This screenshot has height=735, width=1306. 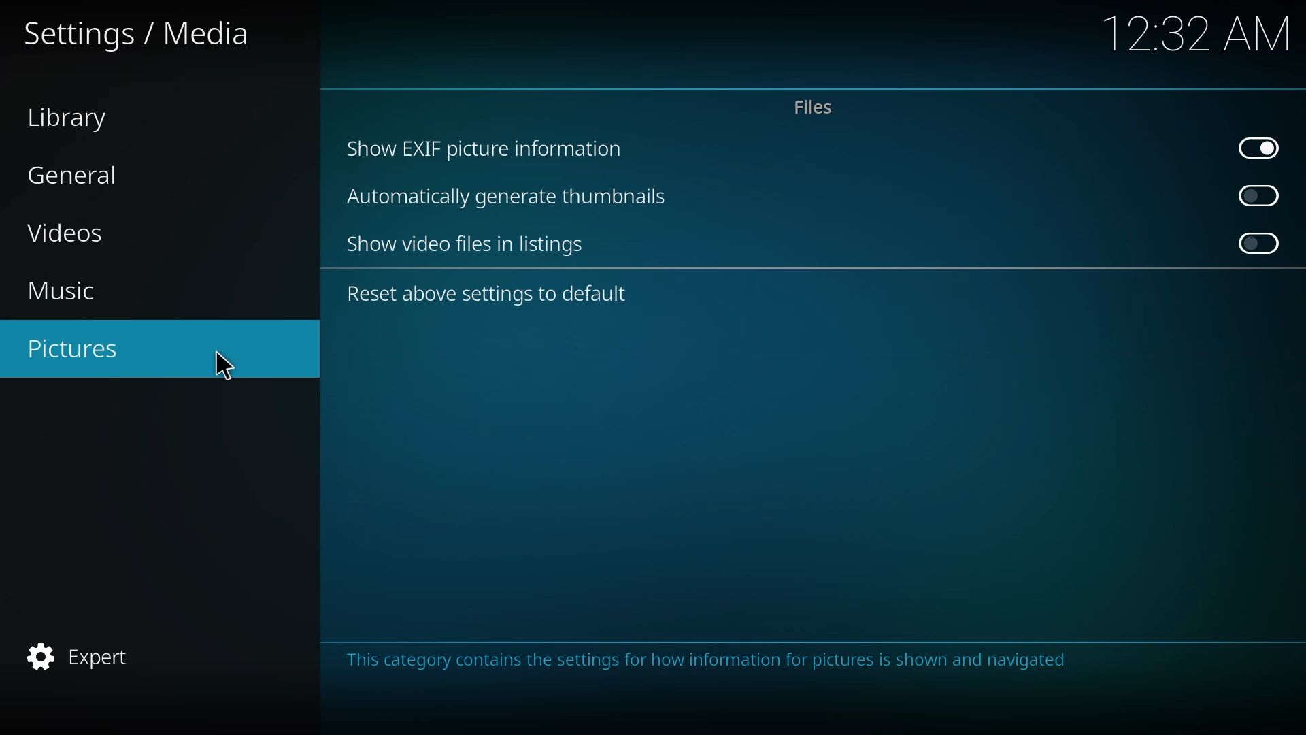 I want to click on cursor, so click(x=225, y=366).